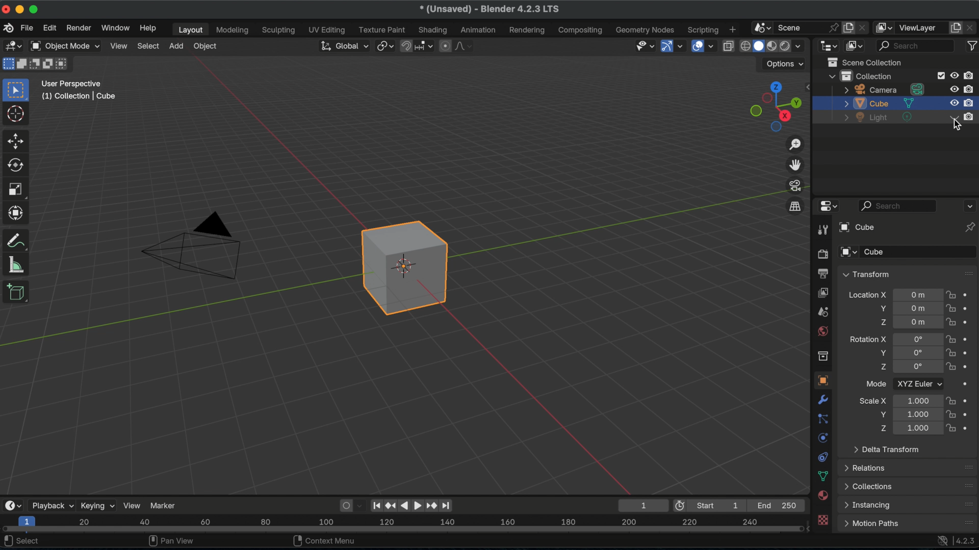 The image size is (979, 550). What do you see at coordinates (874, 383) in the screenshot?
I see `mode` at bounding box center [874, 383].